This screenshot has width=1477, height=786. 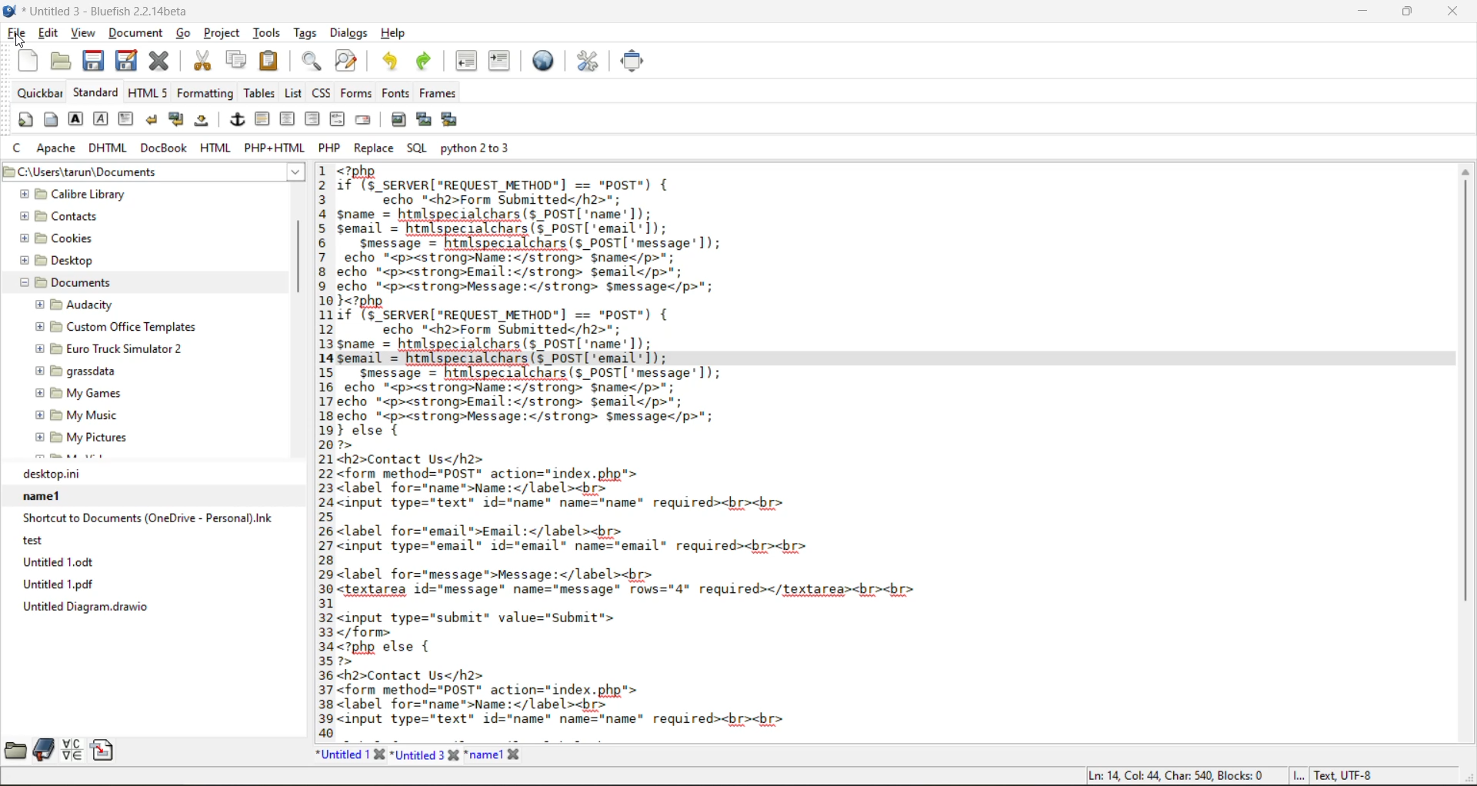 I want to click on edit preferences, so click(x=586, y=61).